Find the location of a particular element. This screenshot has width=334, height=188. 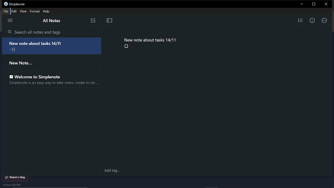

Minimize is located at coordinates (302, 4).